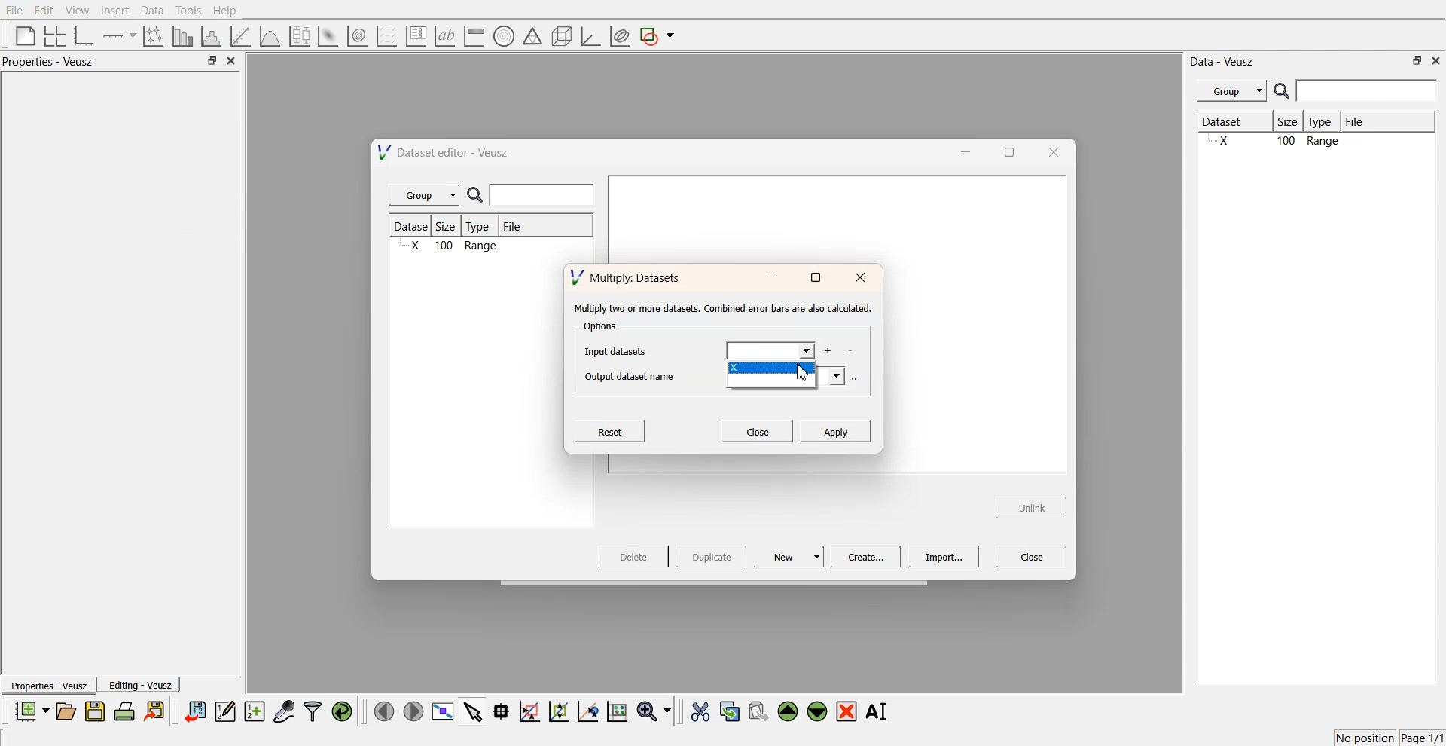  Describe the element at coordinates (187, 10) in the screenshot. I see `Tools` at that location.